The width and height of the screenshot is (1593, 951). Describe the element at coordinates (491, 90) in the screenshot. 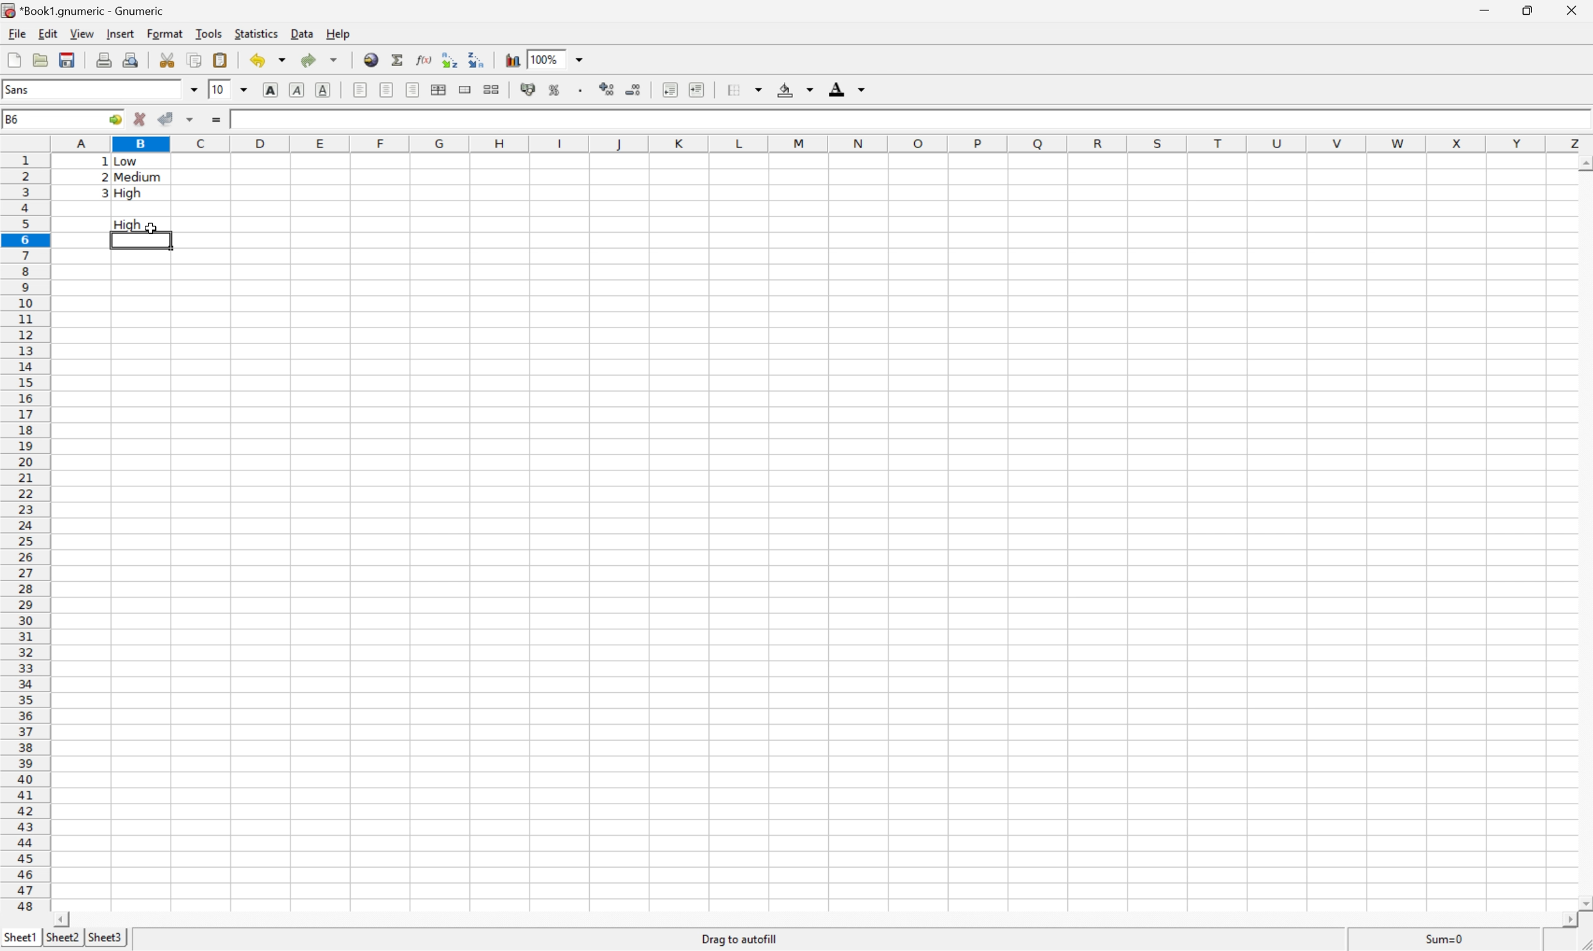

I see `Split the ranges of merged cells` at that location.